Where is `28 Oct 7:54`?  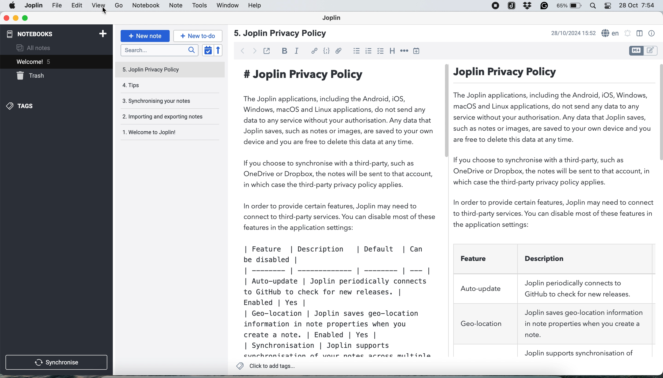 28 Oct 7:54 is located at coordinates (637, 6).